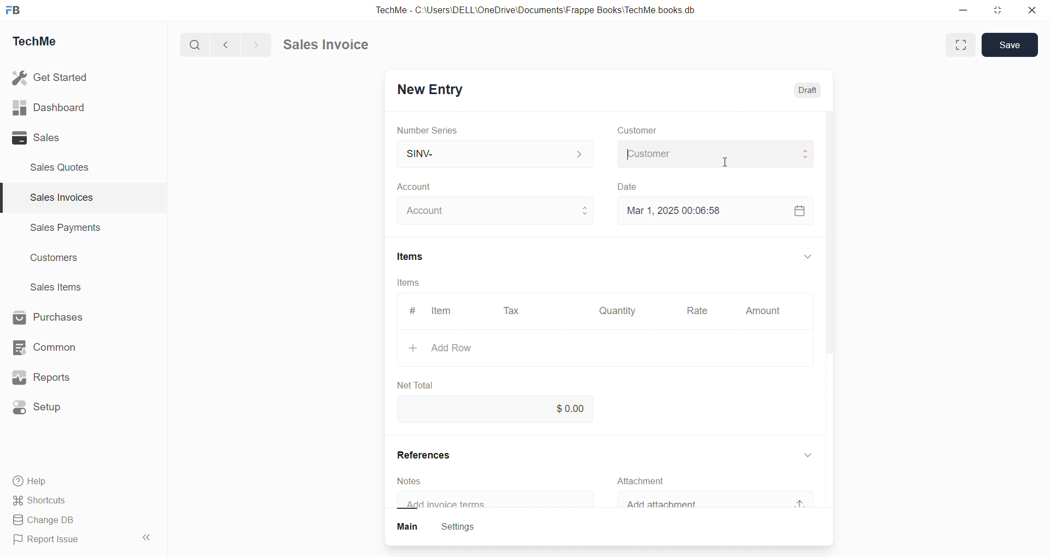 This screenshot has height=557, width=1050. I want to click on Quantity, so click(621, 310).